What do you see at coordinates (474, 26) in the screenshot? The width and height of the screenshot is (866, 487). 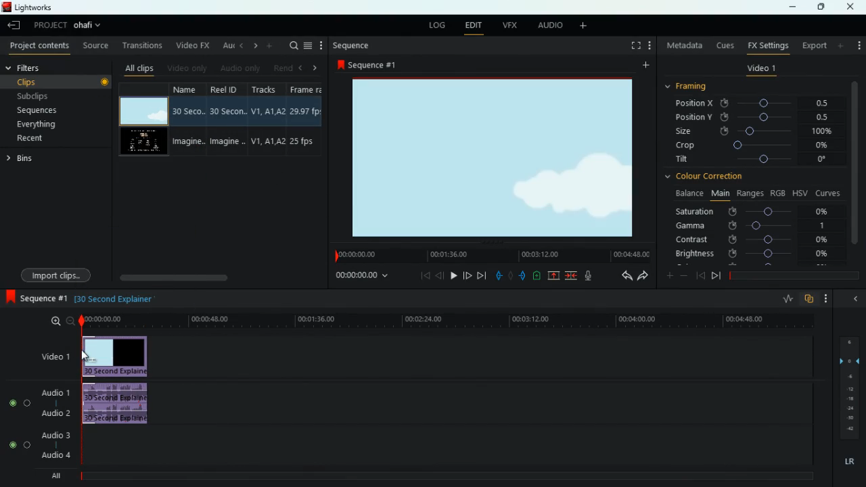 I see `edit` at bounding box center [474, 26].